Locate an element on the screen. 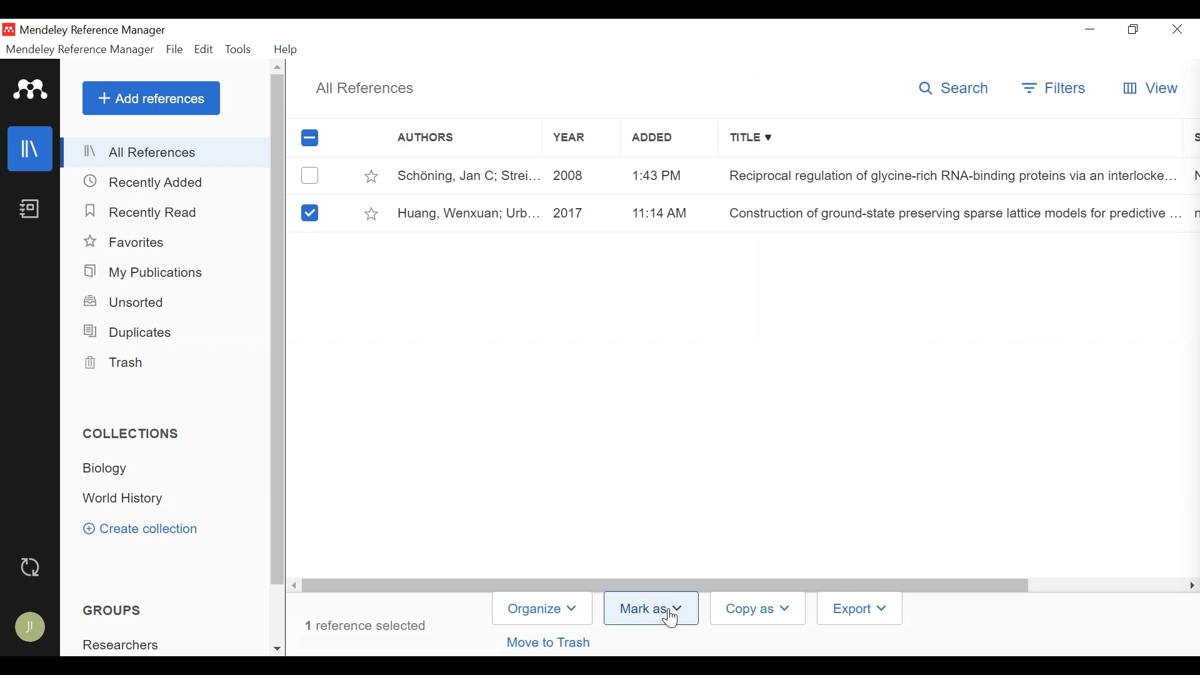  Unsorted is located at coordinates (129, 302).